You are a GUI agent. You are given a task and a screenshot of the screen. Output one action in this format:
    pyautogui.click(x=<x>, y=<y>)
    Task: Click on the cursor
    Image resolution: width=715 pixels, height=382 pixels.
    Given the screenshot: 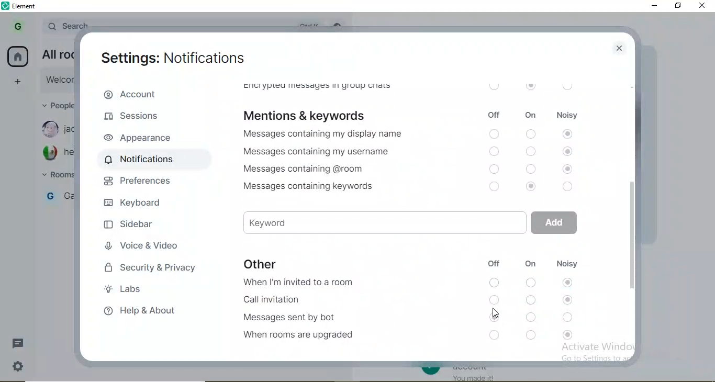 What is the action you would take?
    pyautogui.click(x=496, y=313)
    